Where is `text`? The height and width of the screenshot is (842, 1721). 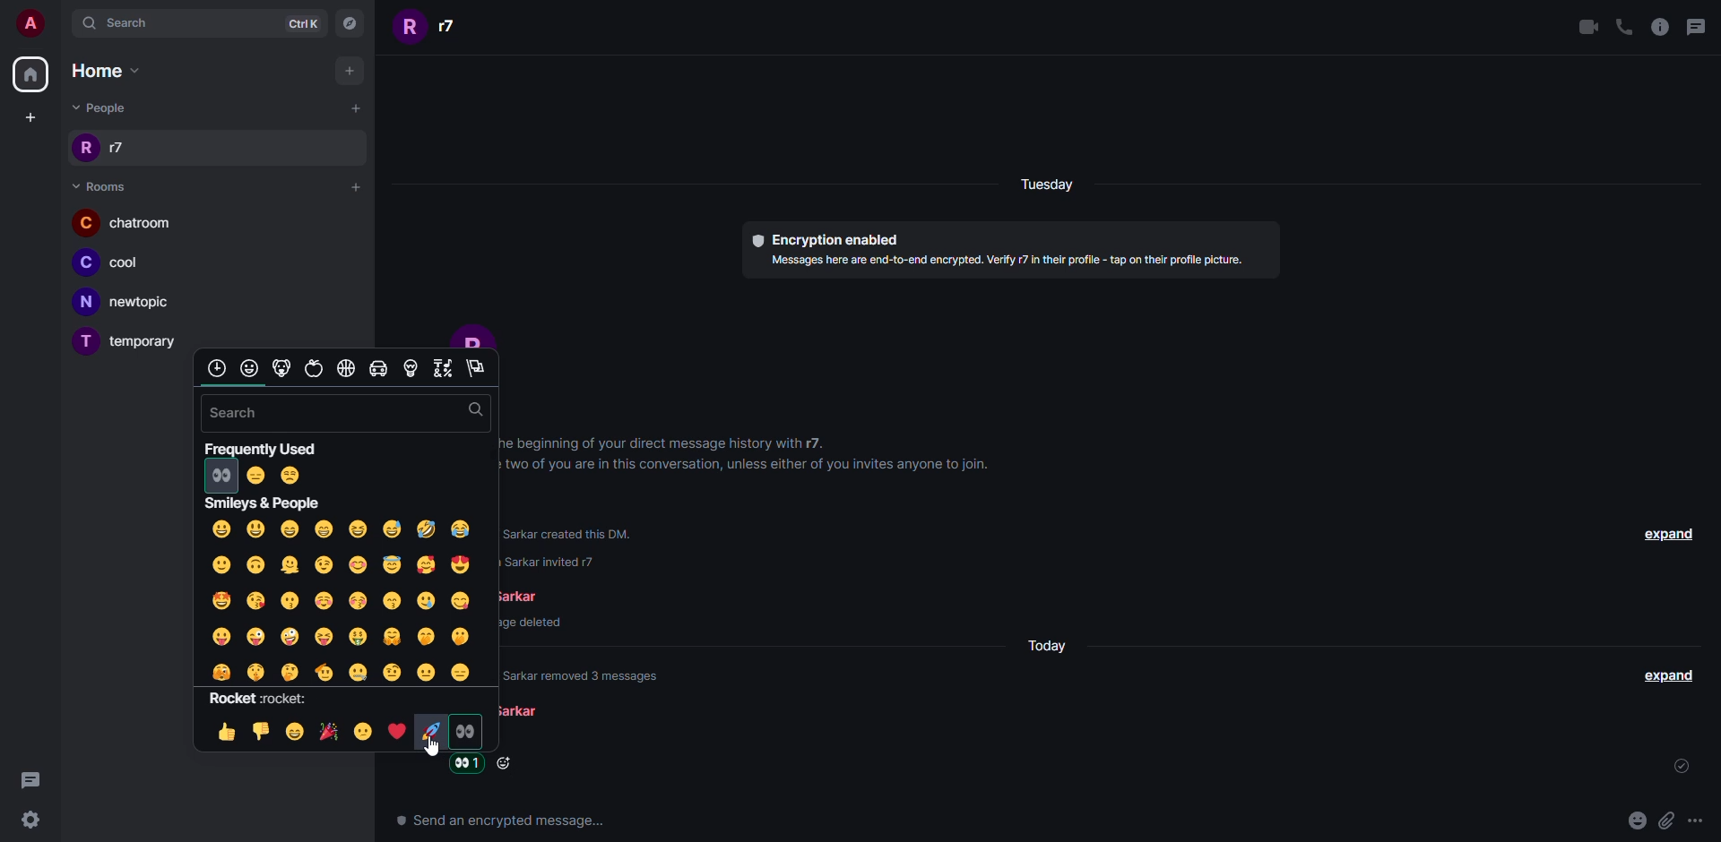
text is located at coordinates (552, 563).